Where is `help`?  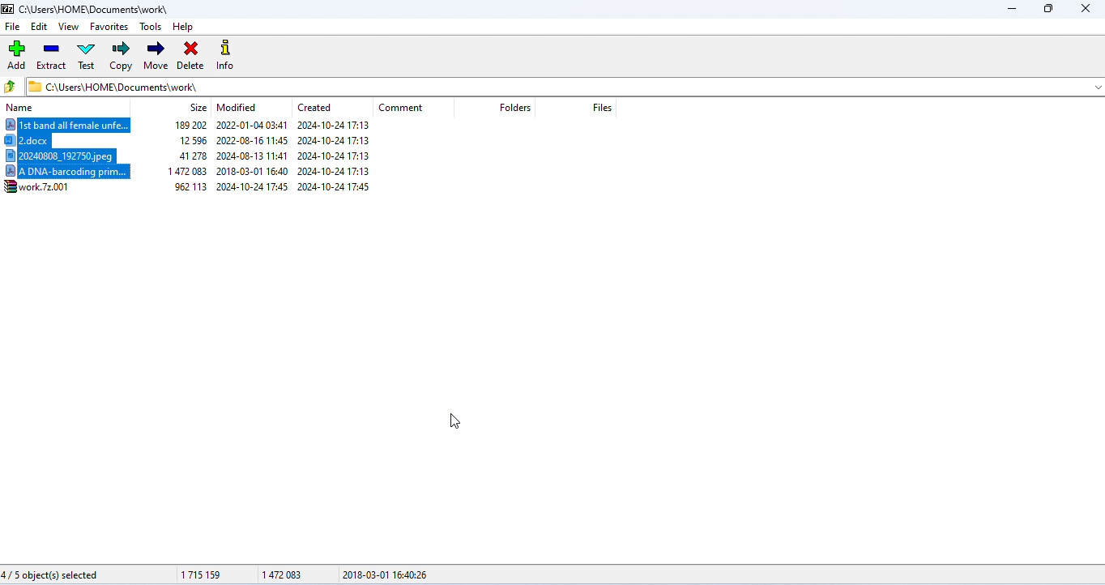
help is located at coordinates (183, 28).